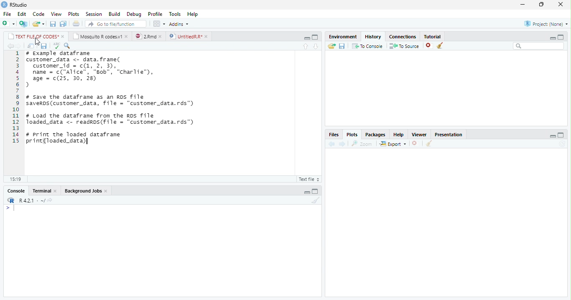  What do you see at coordinates (68, 46) in the screenshot?
I see `search` at bounding box center [68, 46].